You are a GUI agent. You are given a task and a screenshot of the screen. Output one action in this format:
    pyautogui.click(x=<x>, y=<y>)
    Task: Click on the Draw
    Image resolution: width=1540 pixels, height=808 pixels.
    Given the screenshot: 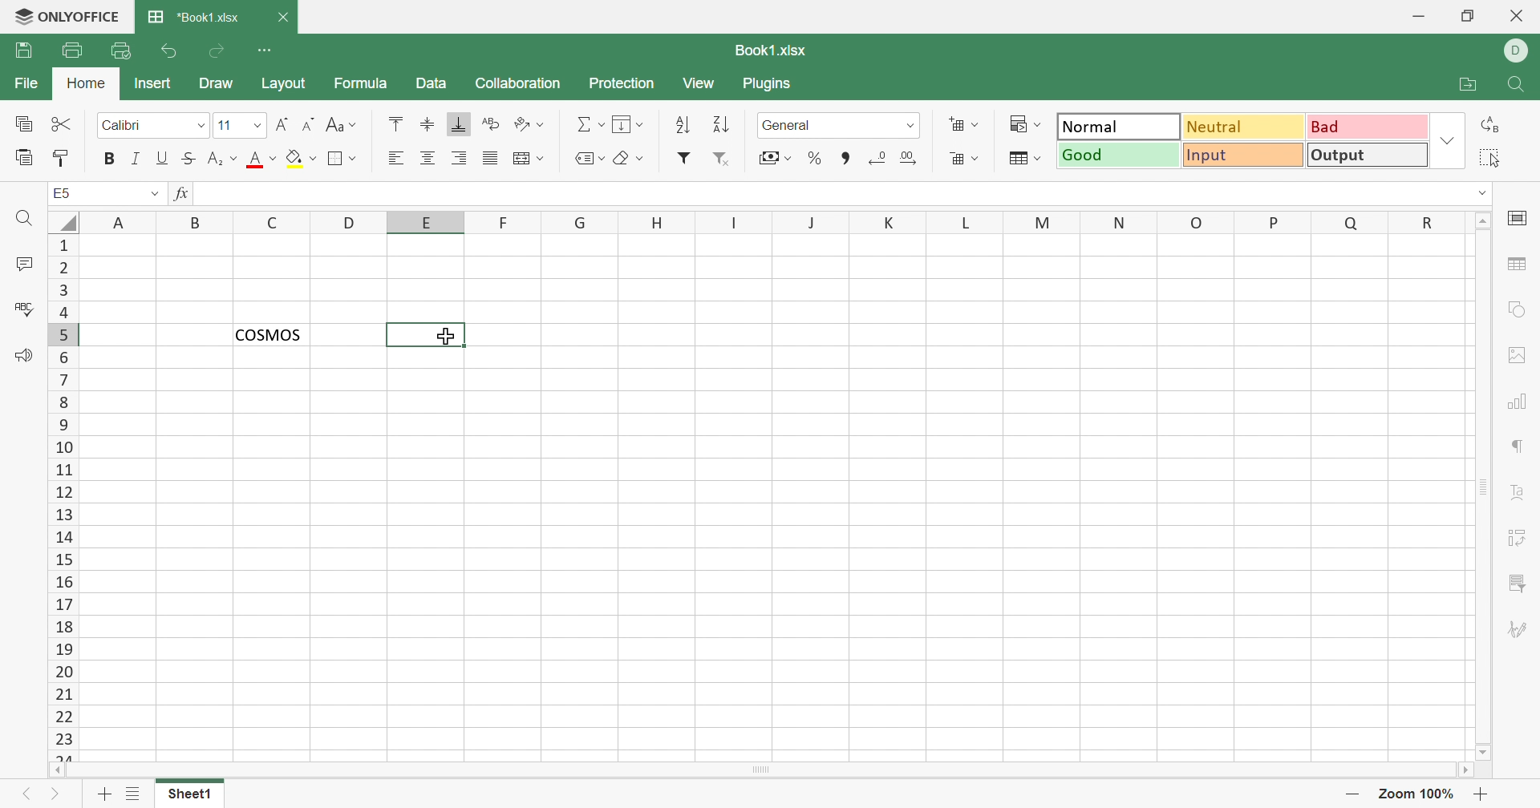 What is the action you would take?
    pyautogui.click(x=217, y=84)
    